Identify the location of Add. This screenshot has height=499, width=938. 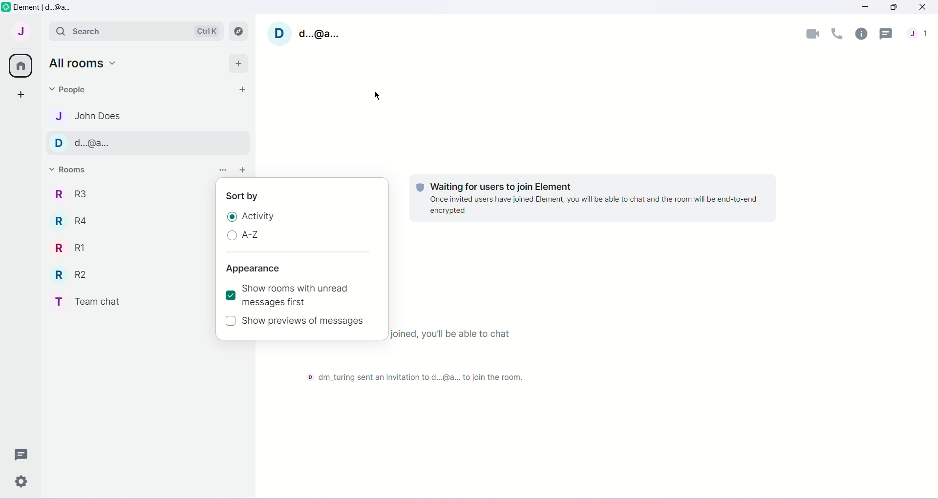
(238, 63).